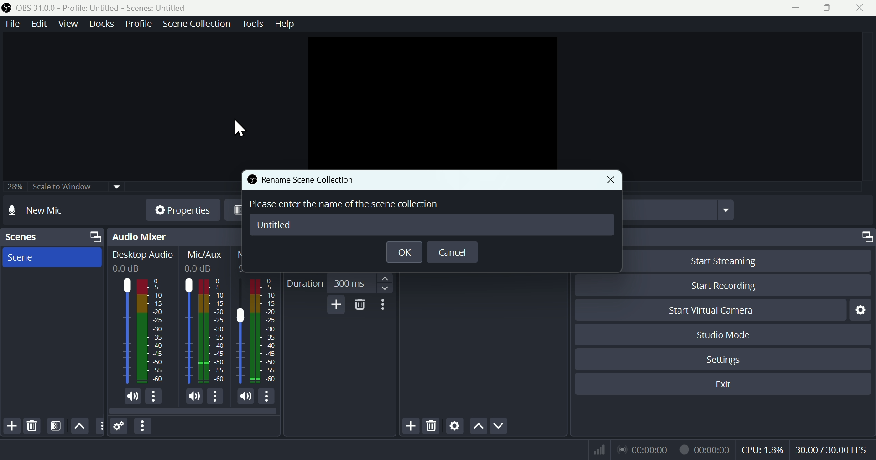  Describe the element at coordinates (269, 397) in the screenshot. I see `More Options` at that location.